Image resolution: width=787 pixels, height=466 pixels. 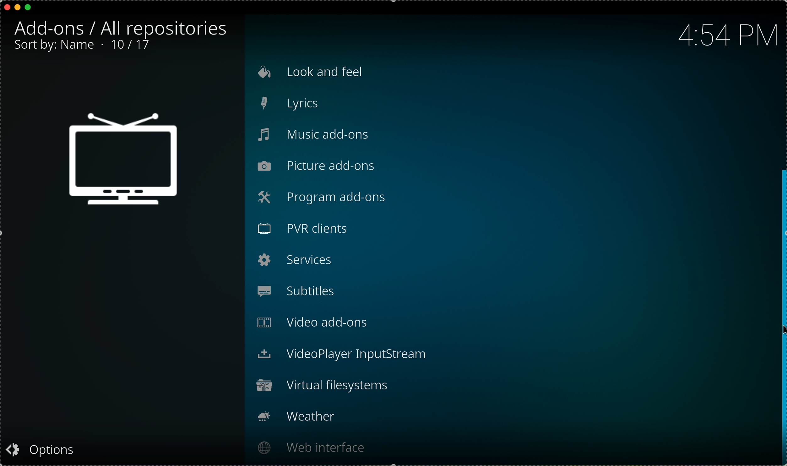 I want to click on all repositories, so click(x=165, y=27).